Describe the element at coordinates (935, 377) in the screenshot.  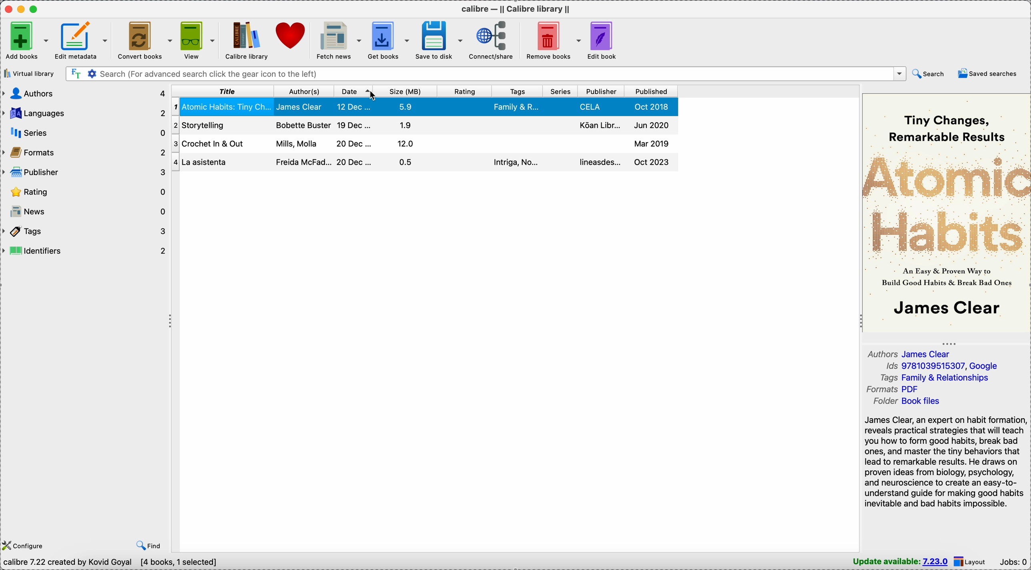
I see `tags Family & Relationships` at that location.